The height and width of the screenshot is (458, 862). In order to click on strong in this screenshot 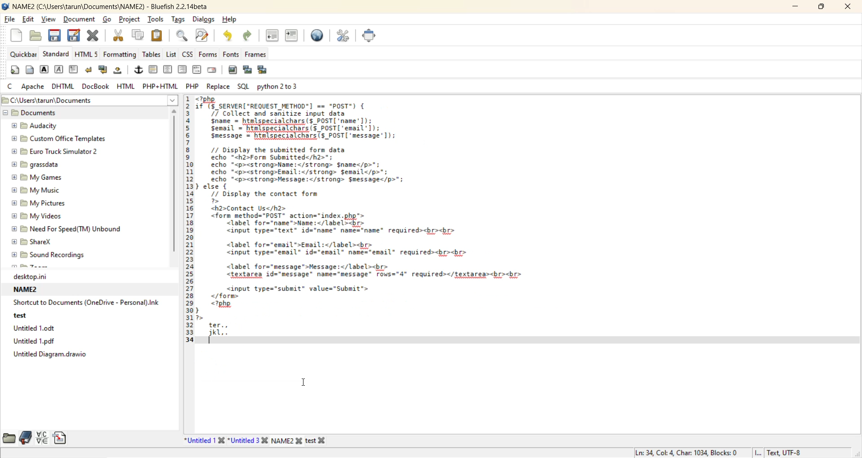, I will do `click(44, 70)`.